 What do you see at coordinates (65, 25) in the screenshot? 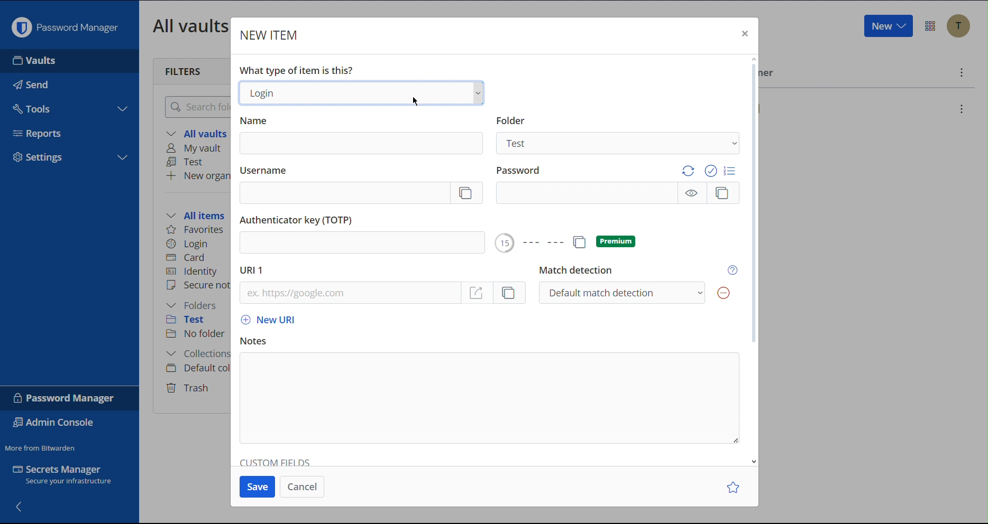
I see `Password Manager` at bounding box center [65, 25].